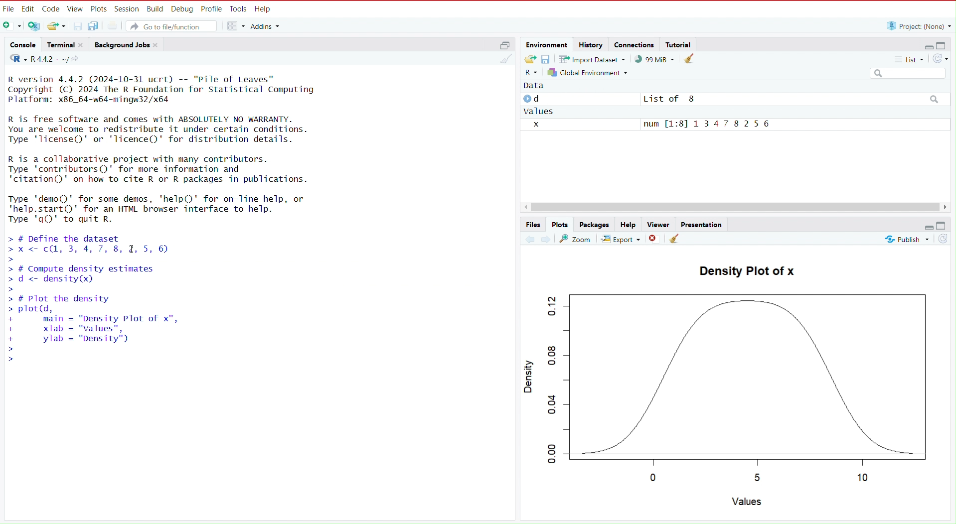 This screenshot has width=956, height=524. What do you see at coordinates (738, 387) in the screenshot?
I see `graph` at bounding box center [738, 387].